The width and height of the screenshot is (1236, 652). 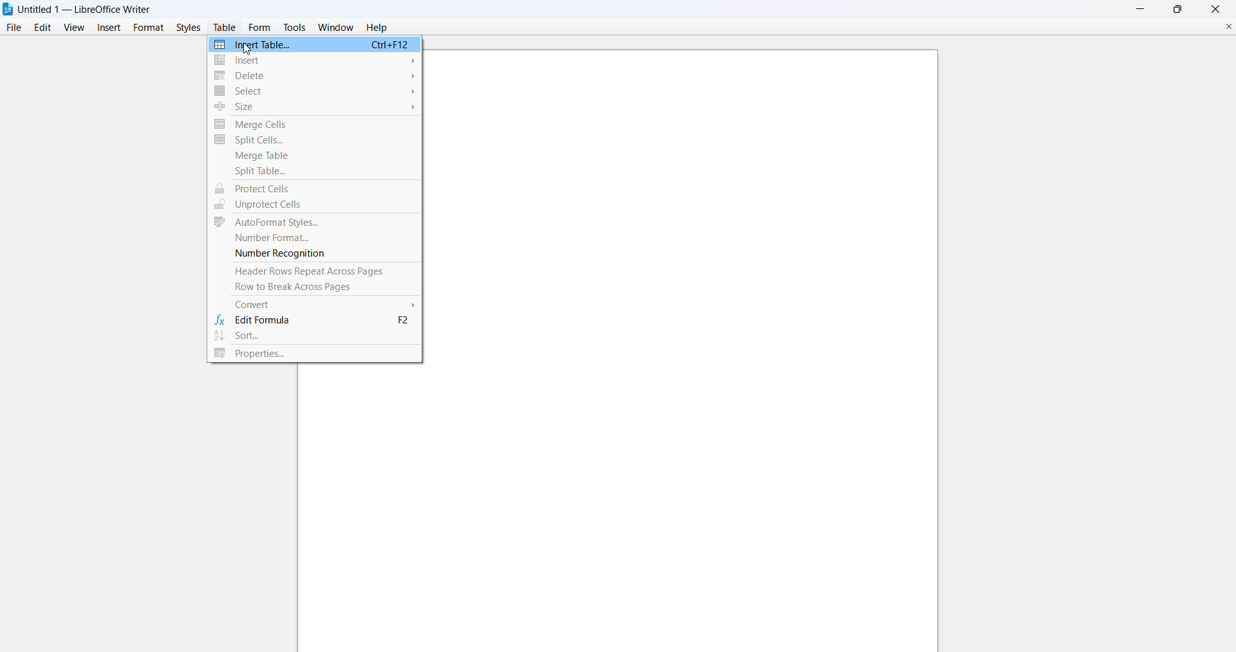 I want to click on sort, so click(x=315, y=337).